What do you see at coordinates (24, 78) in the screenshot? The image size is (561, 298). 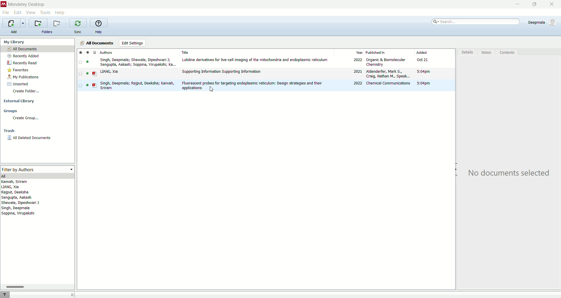 I see `my publications` at bounding box center [24, 78].